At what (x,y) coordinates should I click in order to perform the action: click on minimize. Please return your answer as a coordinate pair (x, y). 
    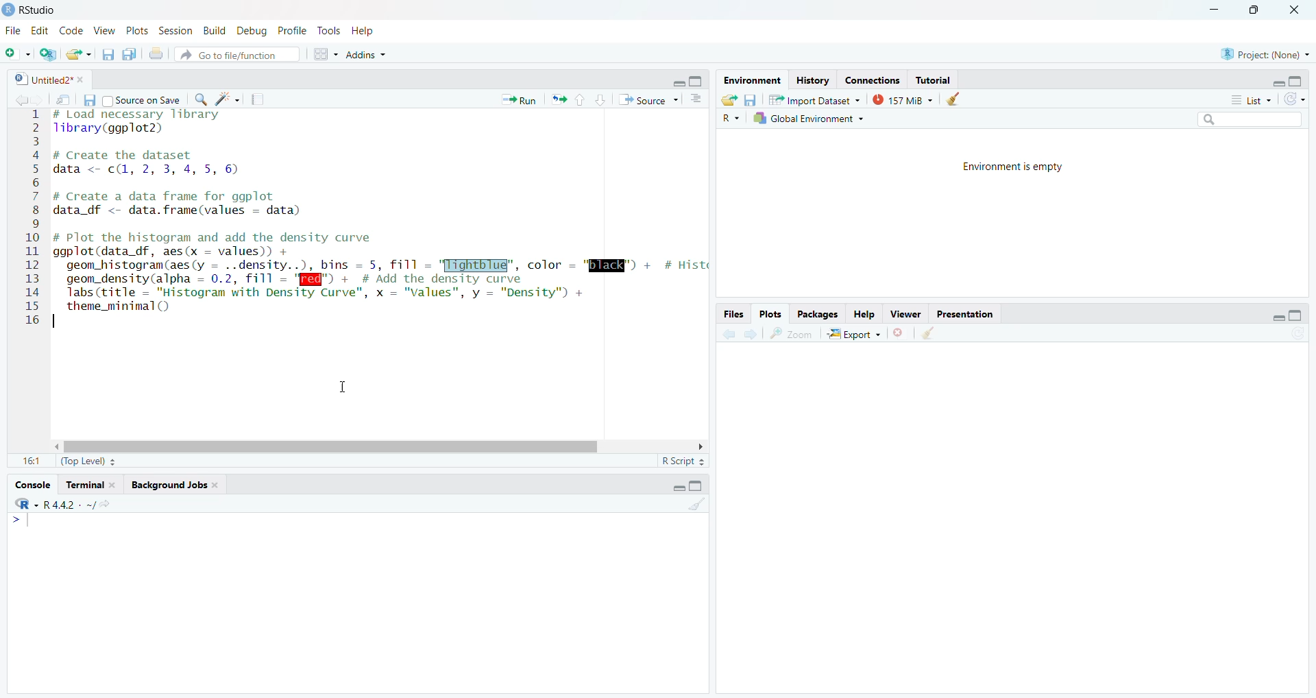
    Looking at the image, I should click on (1280, 318).